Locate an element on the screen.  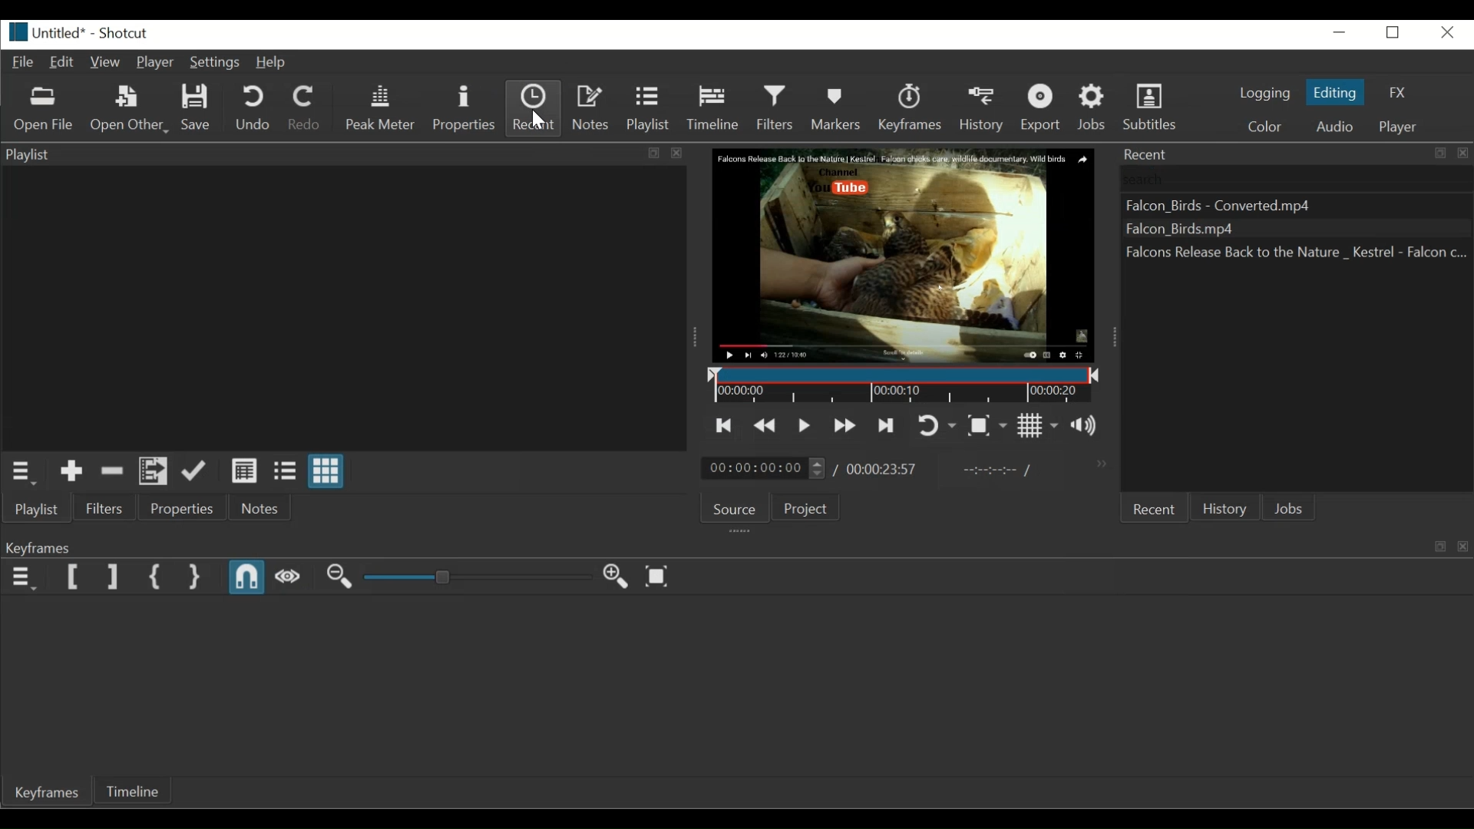
playlist menu is located at coordinates (22, 471).